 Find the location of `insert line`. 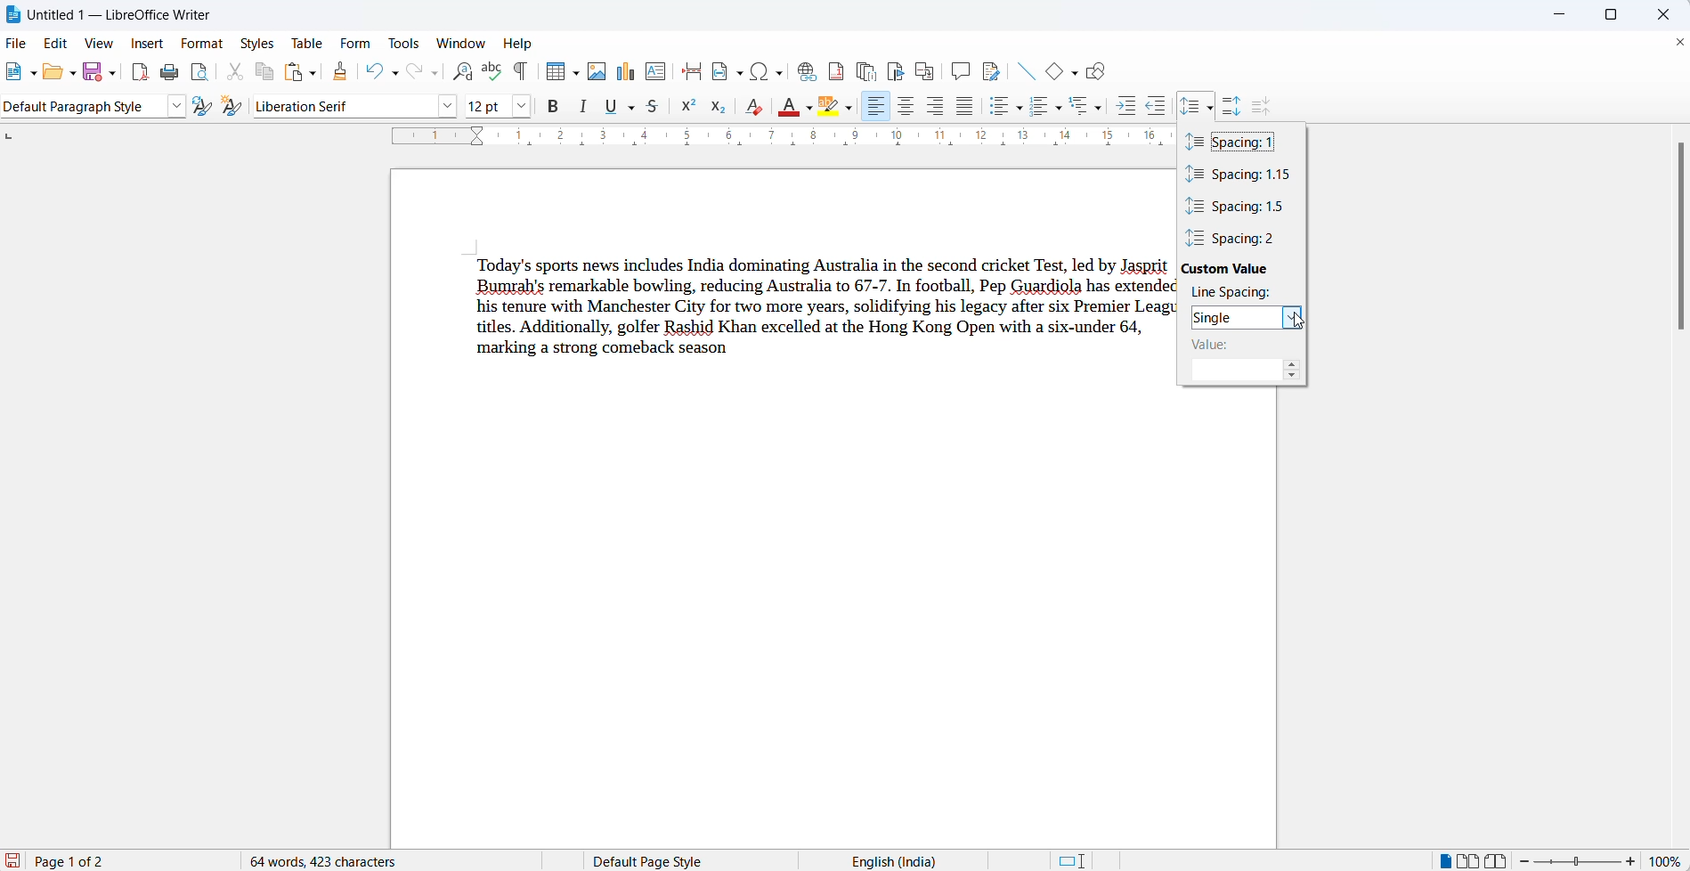

insert line is located at coordinates (1027, 71).